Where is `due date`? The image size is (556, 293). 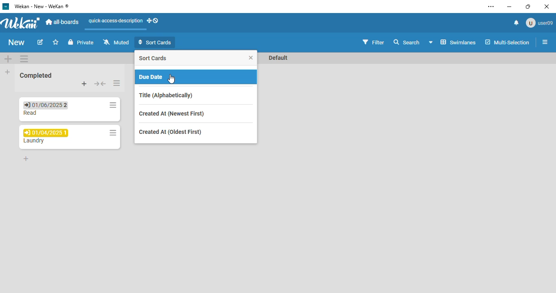
due date is located at coordinates (151, 77).